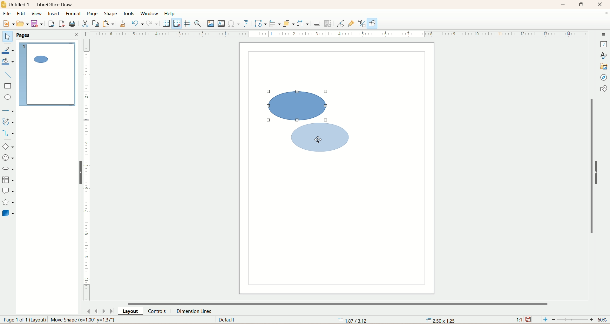 The height and width of the screenshot is (324, 610). I want to click on dimension lines, so click(199, 311).